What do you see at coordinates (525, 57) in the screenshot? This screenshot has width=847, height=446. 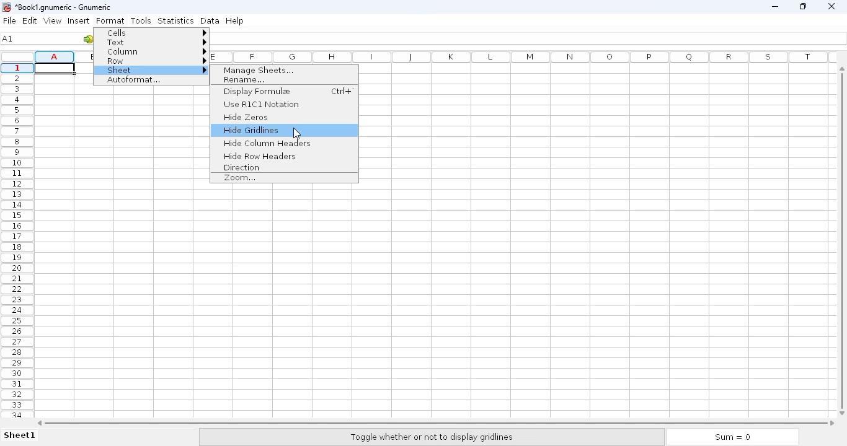 I see `columns` at bounding box center [525, 57].